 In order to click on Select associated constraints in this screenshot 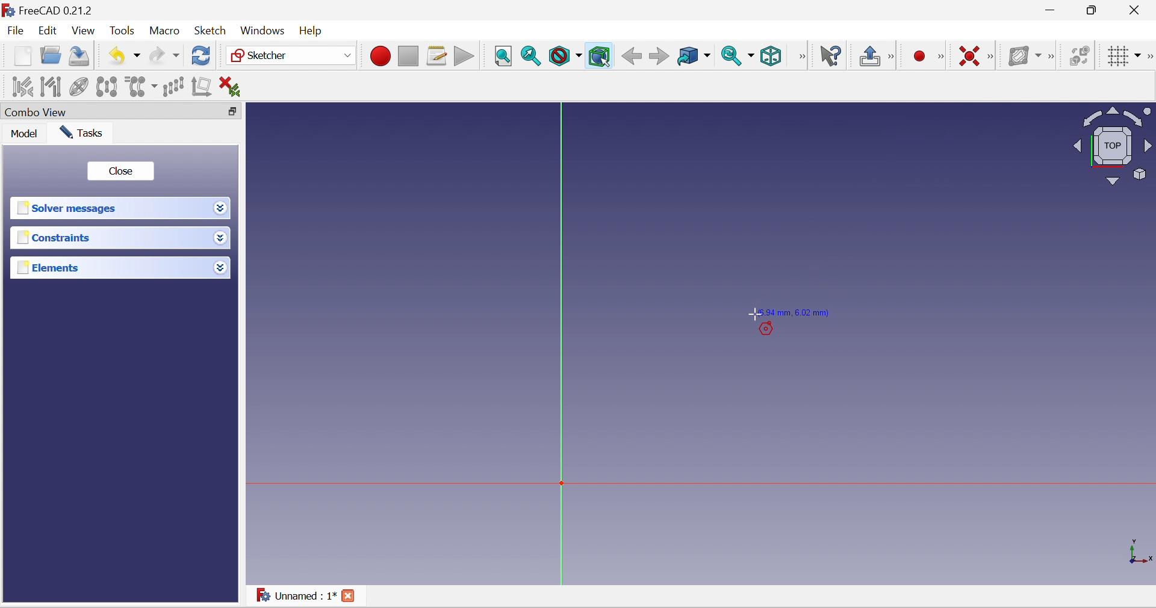, I will do `click(22, 87)`.